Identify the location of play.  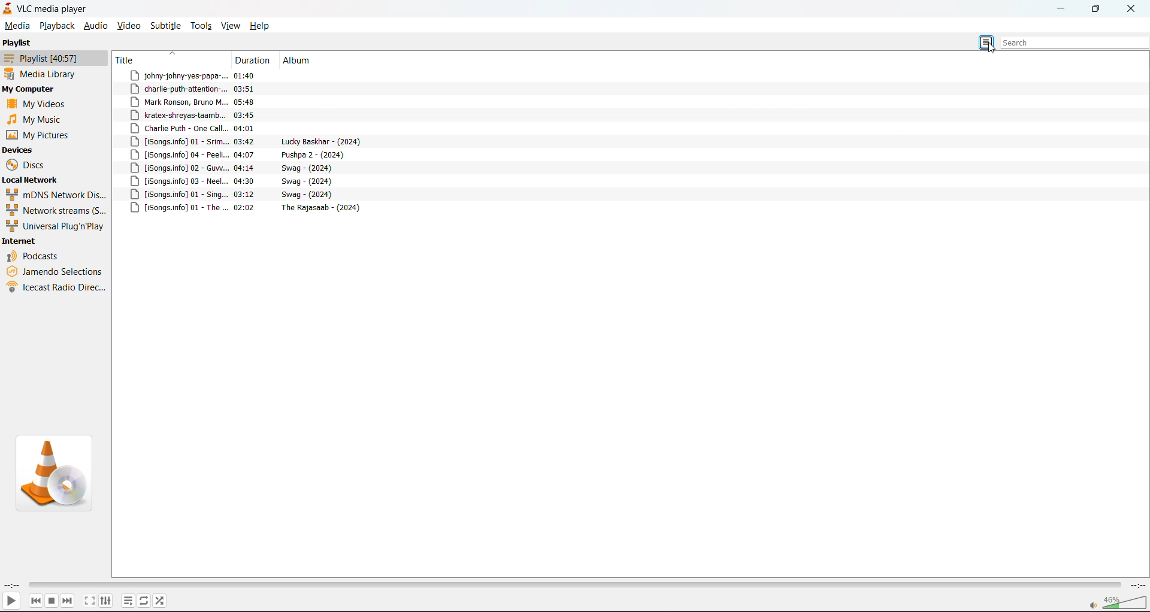
(11, 602).